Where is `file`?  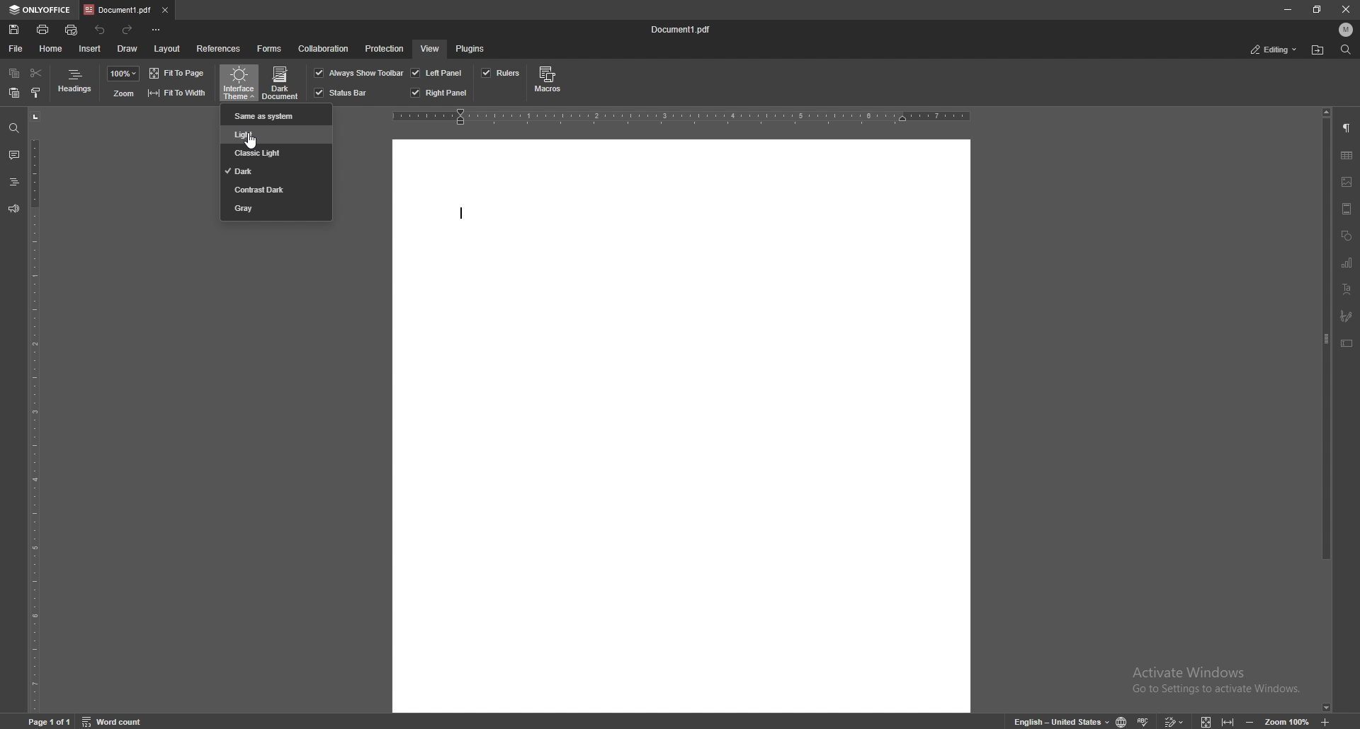 file is located at coordinates (16, 49).